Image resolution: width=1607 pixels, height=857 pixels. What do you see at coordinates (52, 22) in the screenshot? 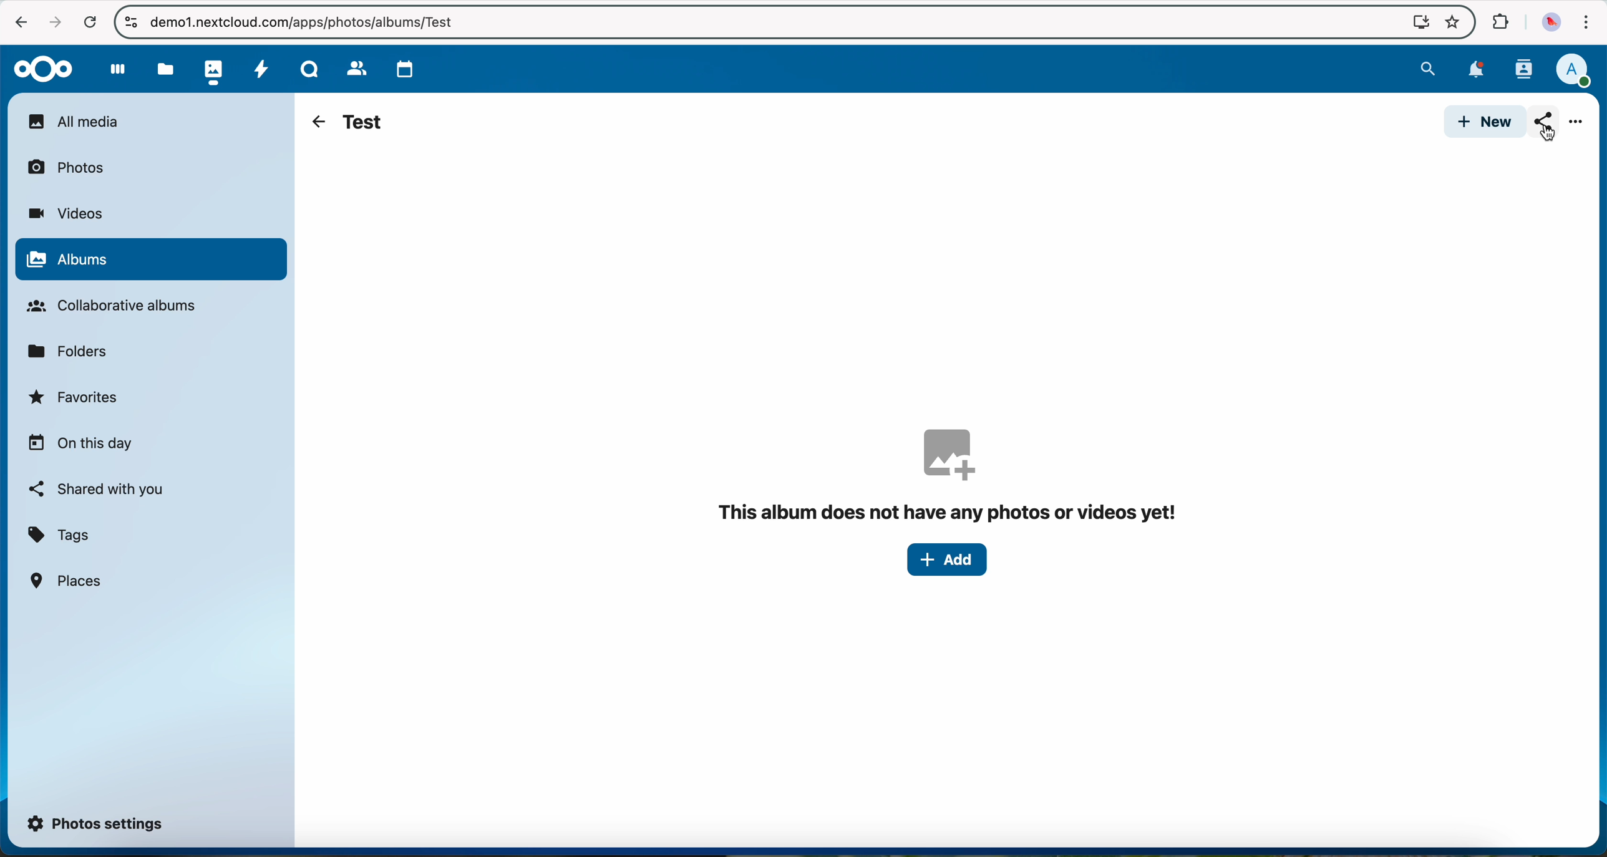
I see `navigate foward` at bounding box center [52, 22].